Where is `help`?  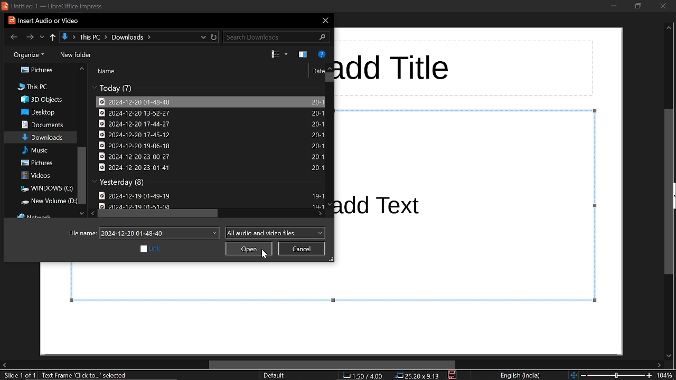 help is located at coordinates (323, 53).